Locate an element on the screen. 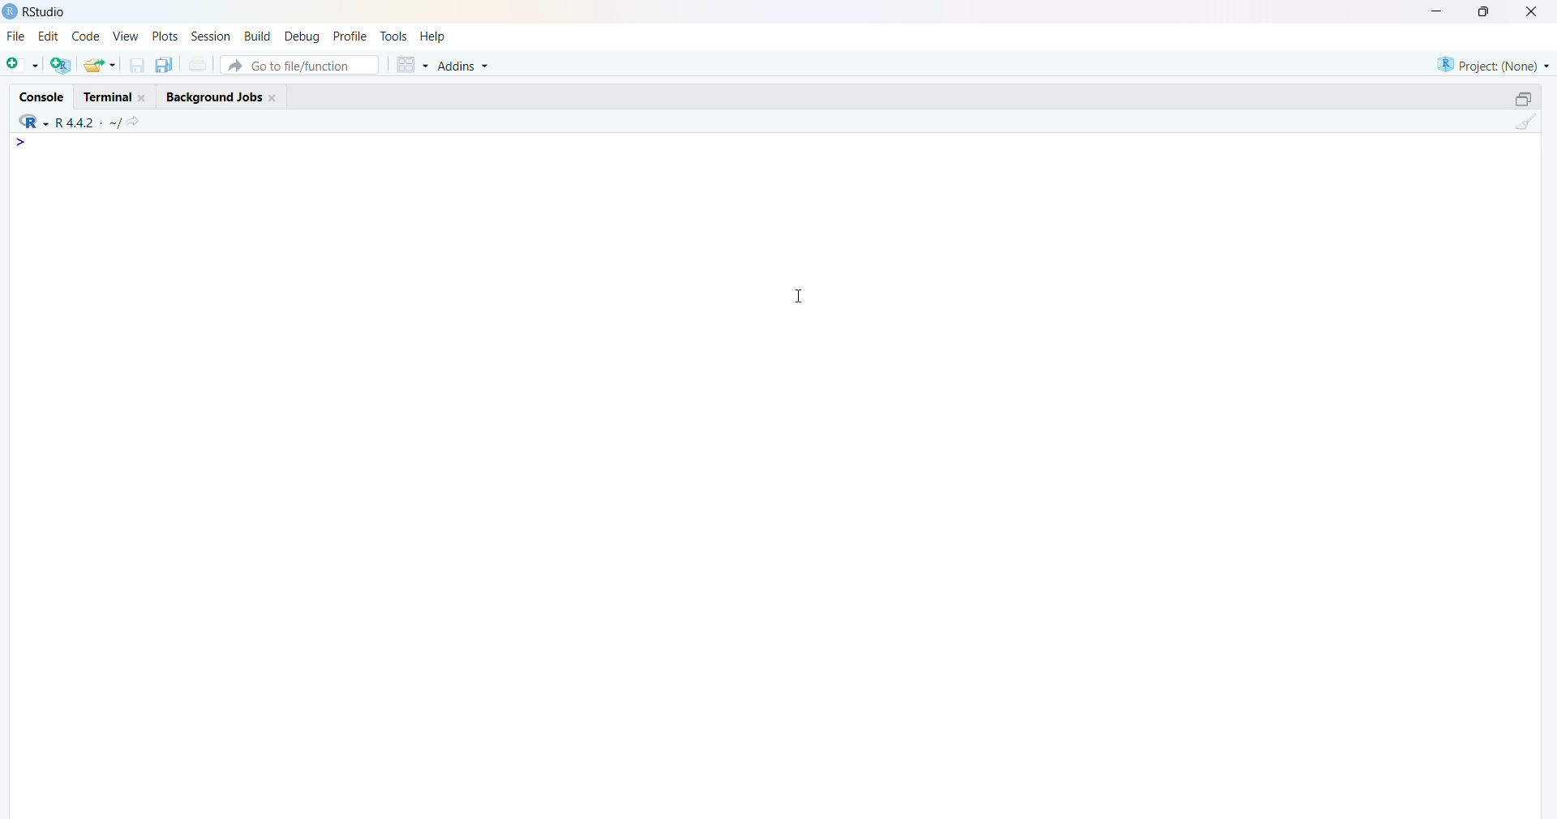 This screenshot has height=819, width=1557. close is located at coordinates (1534, 11).